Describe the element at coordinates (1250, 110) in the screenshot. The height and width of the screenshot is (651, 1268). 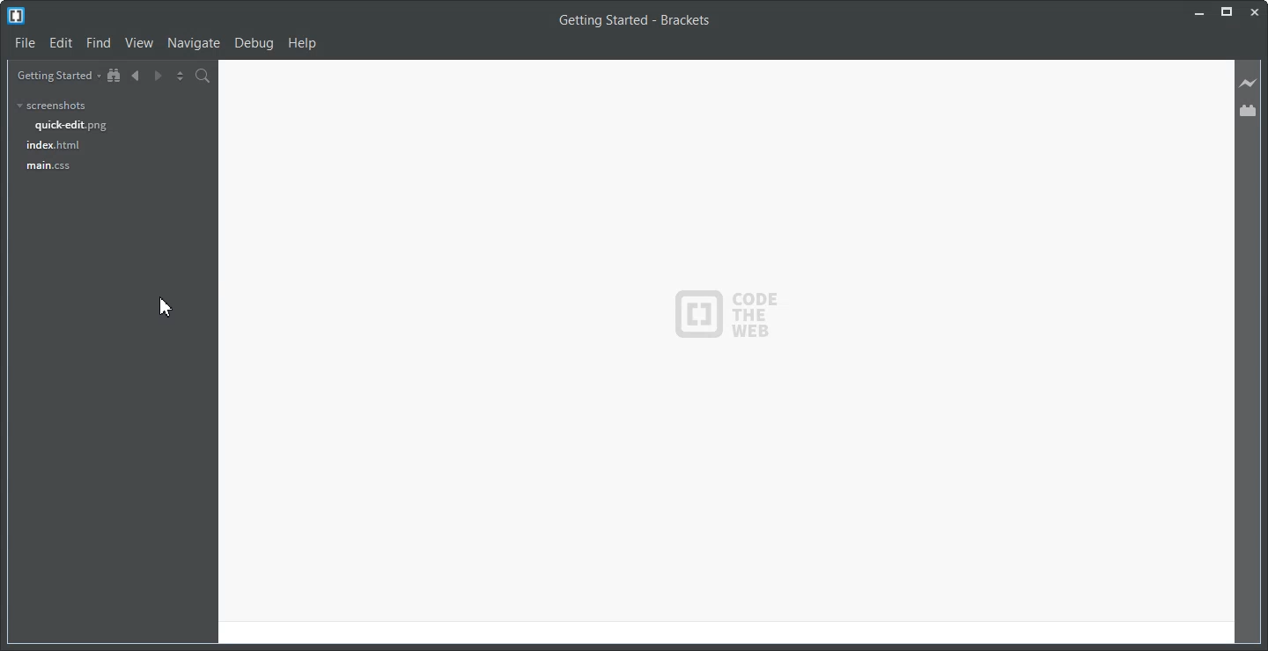
I see `Extension Manager` at that location.